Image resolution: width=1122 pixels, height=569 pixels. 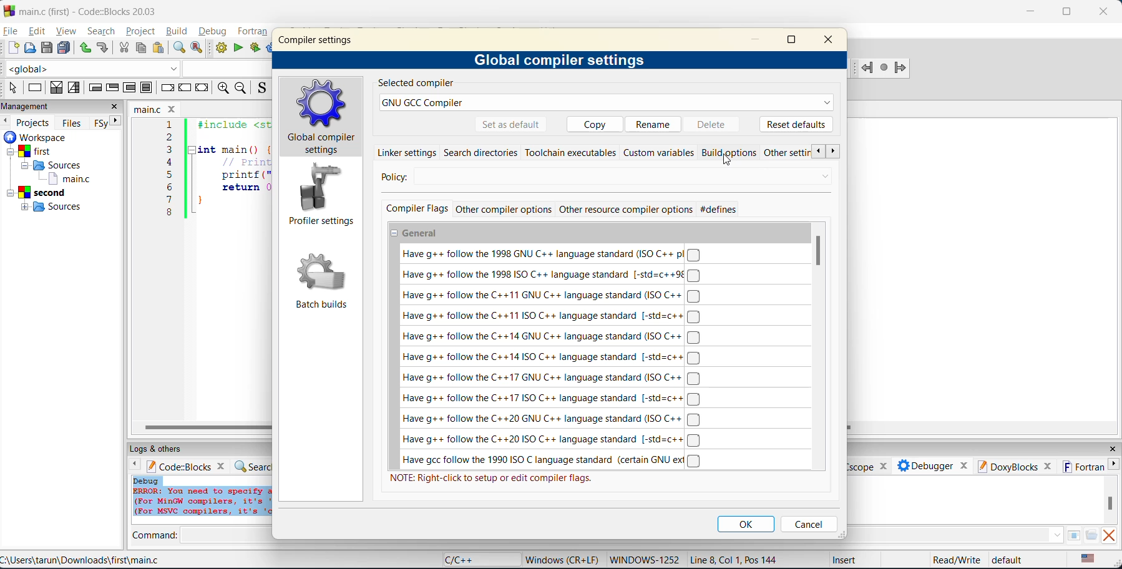 What do you see at coordinates (222, 49) in the screenshot?
I see `build` at bounding box center [222, 49].